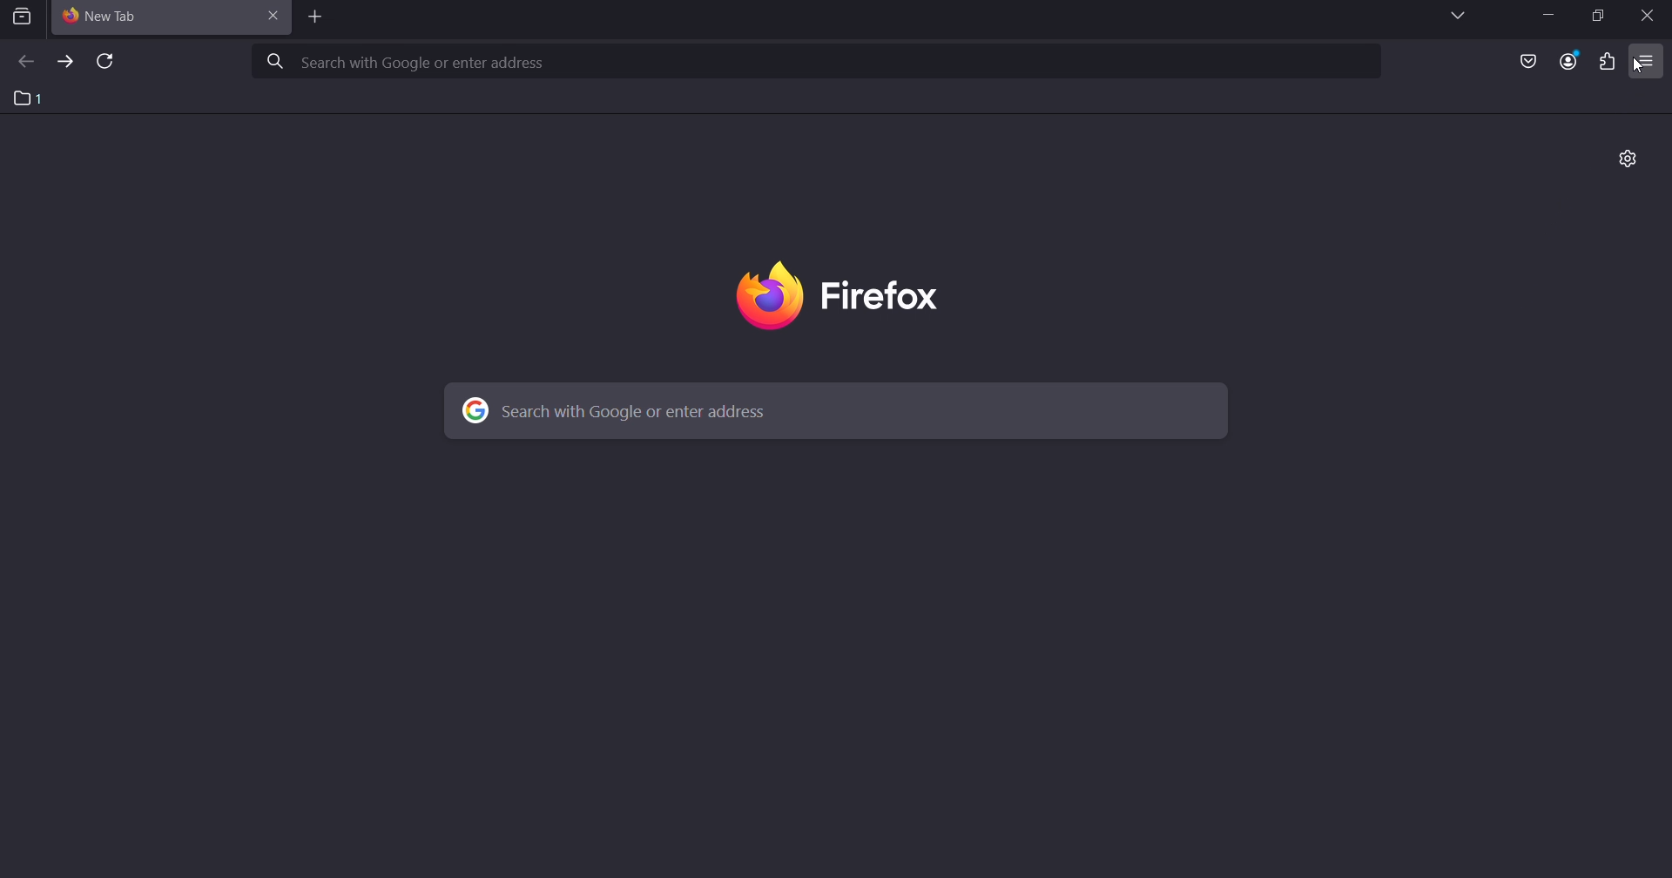 This screenshot has height=878, width=1672. What do you see at coordinates (1451, 17) in the screenshot?
I see `list all tabs` at bounding box center [1451, 17].